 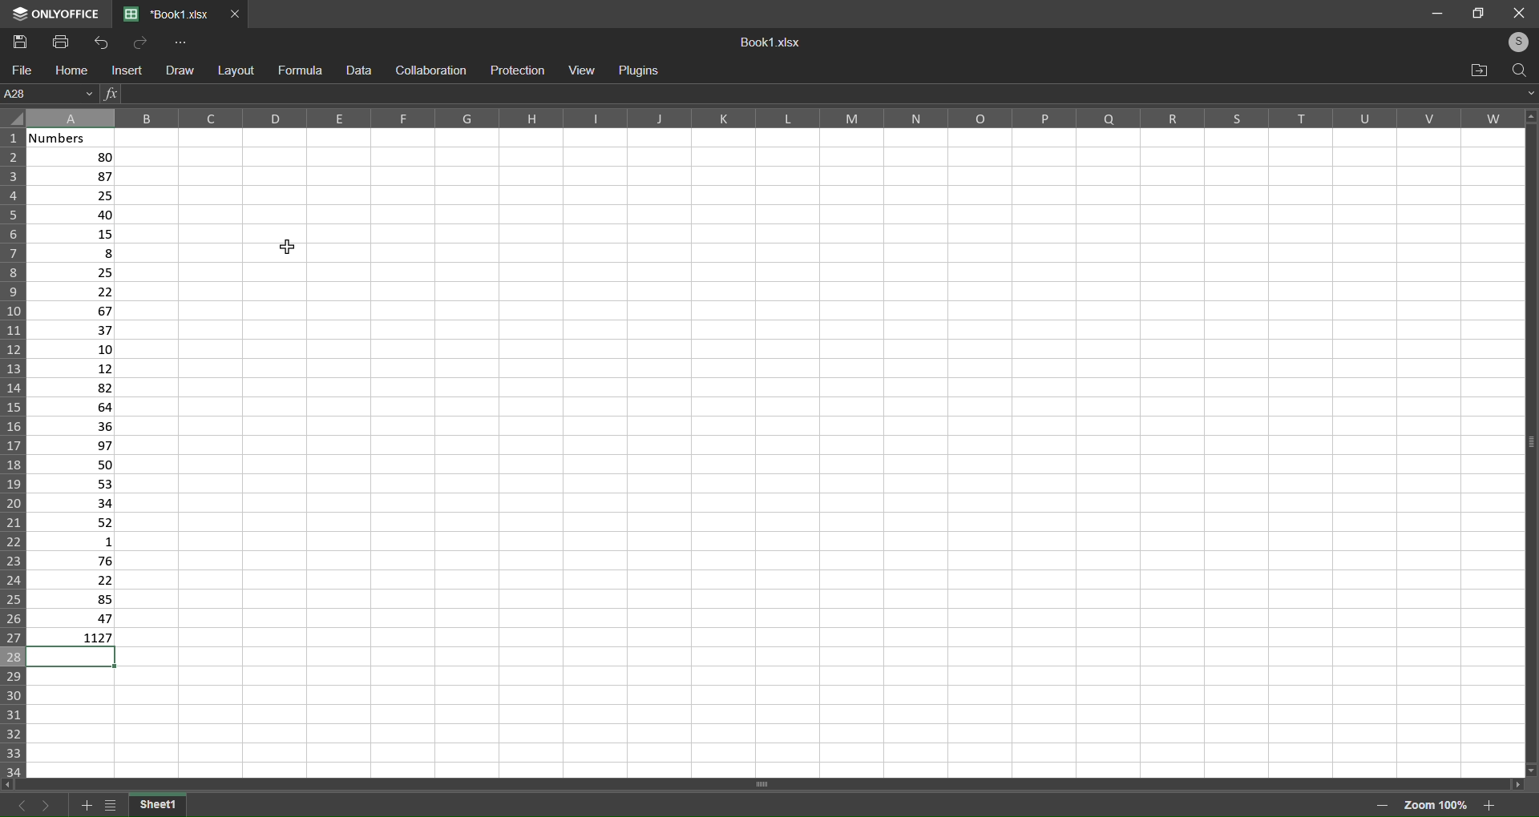 What do you see at coordinates (142, 42) in the screenshot?
I see `Redo` at bounding box center [142, 42].